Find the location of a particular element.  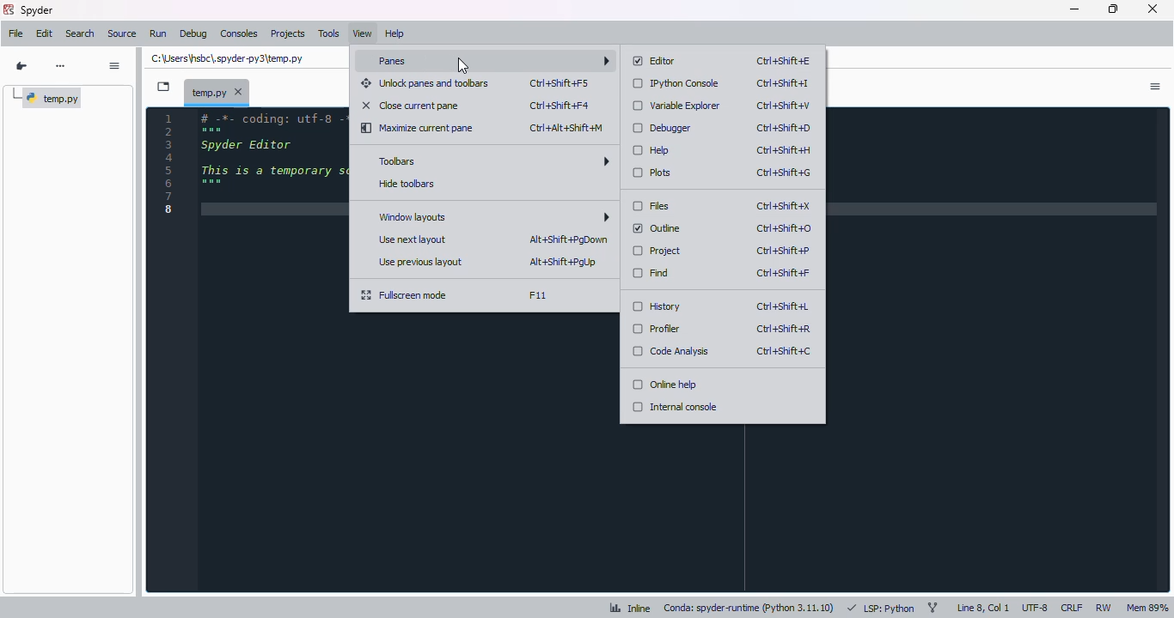

close is located at coordinates (1154, 9).